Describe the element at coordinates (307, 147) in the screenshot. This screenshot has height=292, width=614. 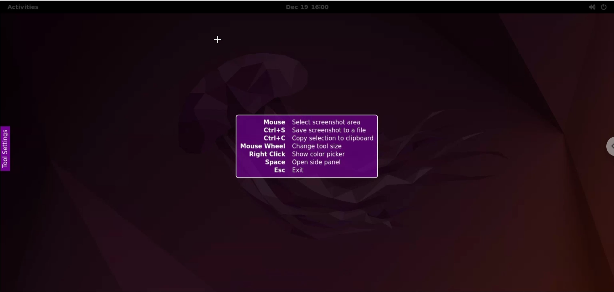
I see `flameshot keyboard shortcuts ` at that location.